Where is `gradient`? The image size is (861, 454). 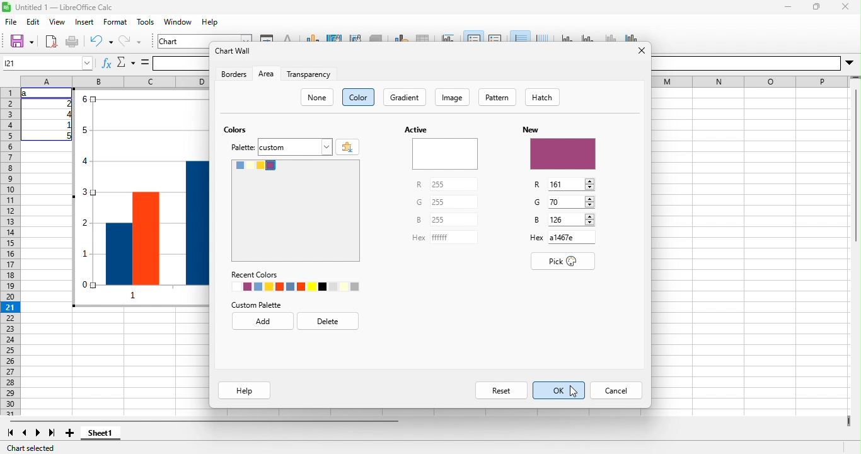
gradient is located at coordinates (405, 97).